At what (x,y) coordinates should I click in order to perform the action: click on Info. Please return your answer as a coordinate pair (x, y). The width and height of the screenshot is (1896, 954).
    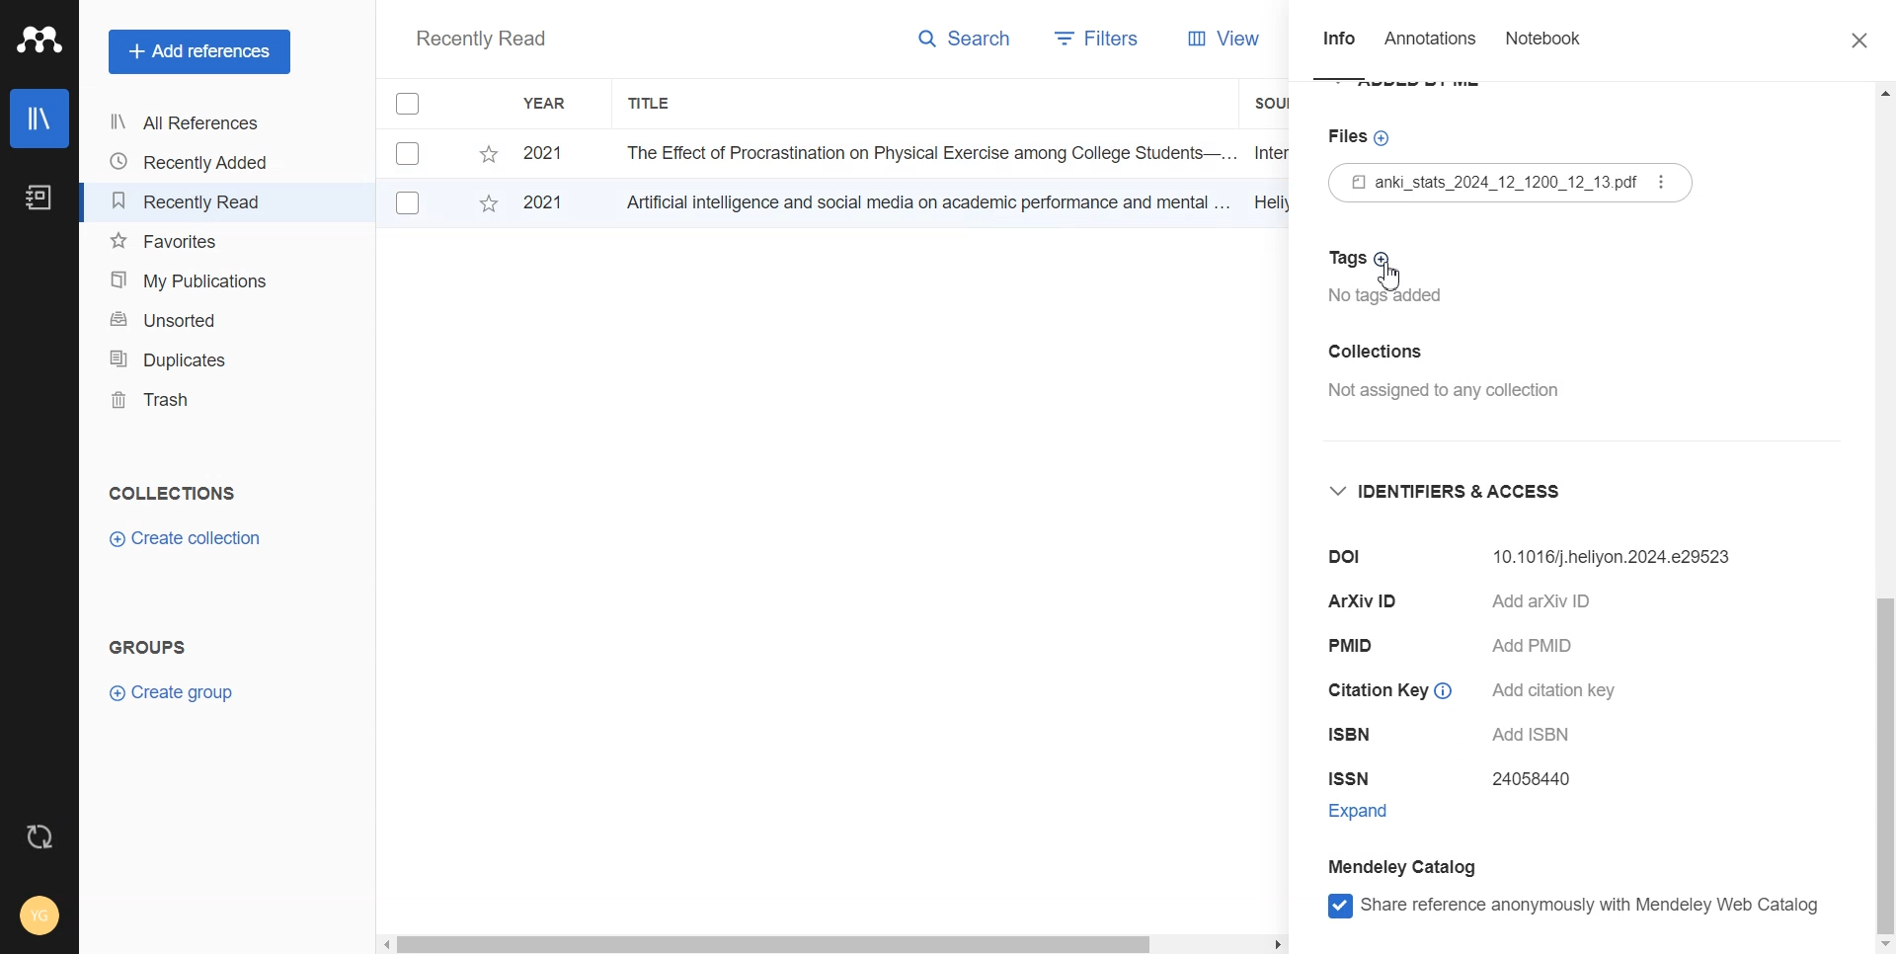
    Looking at the image, I should click on (1339, 44).